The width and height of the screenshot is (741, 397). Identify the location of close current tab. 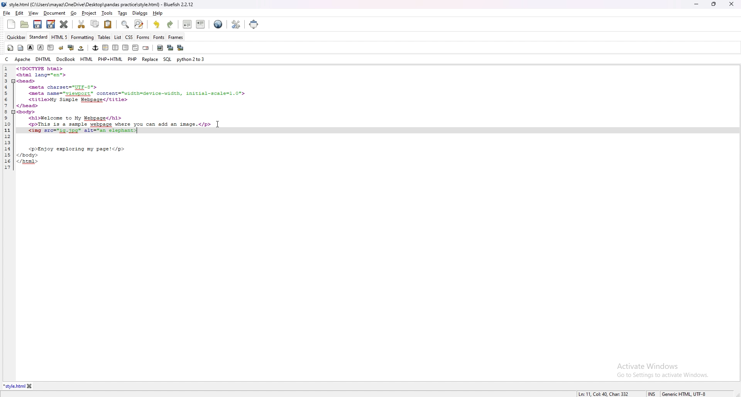
(64, 24).